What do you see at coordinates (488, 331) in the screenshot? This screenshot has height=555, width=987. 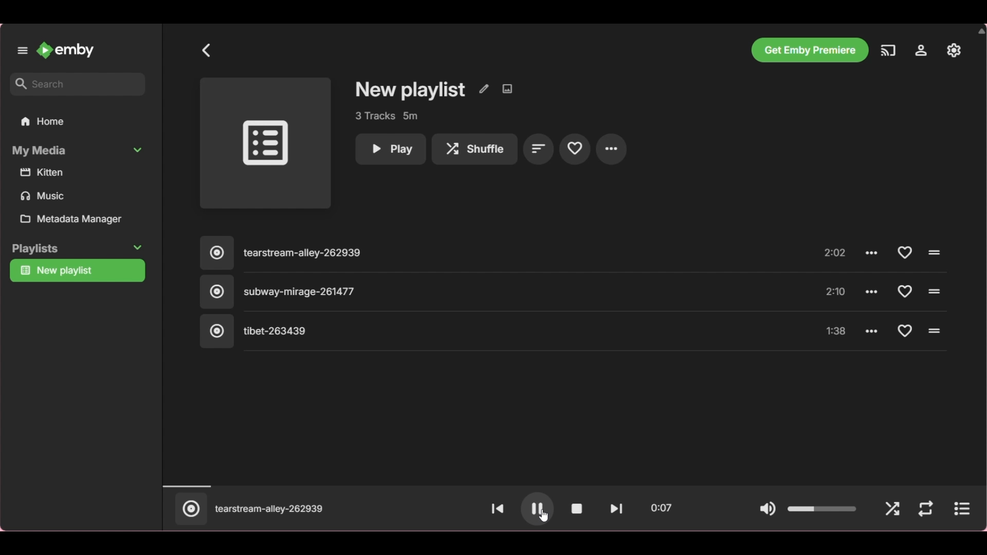 I see `Song 3, click to play` at bounding box center [488, 331].